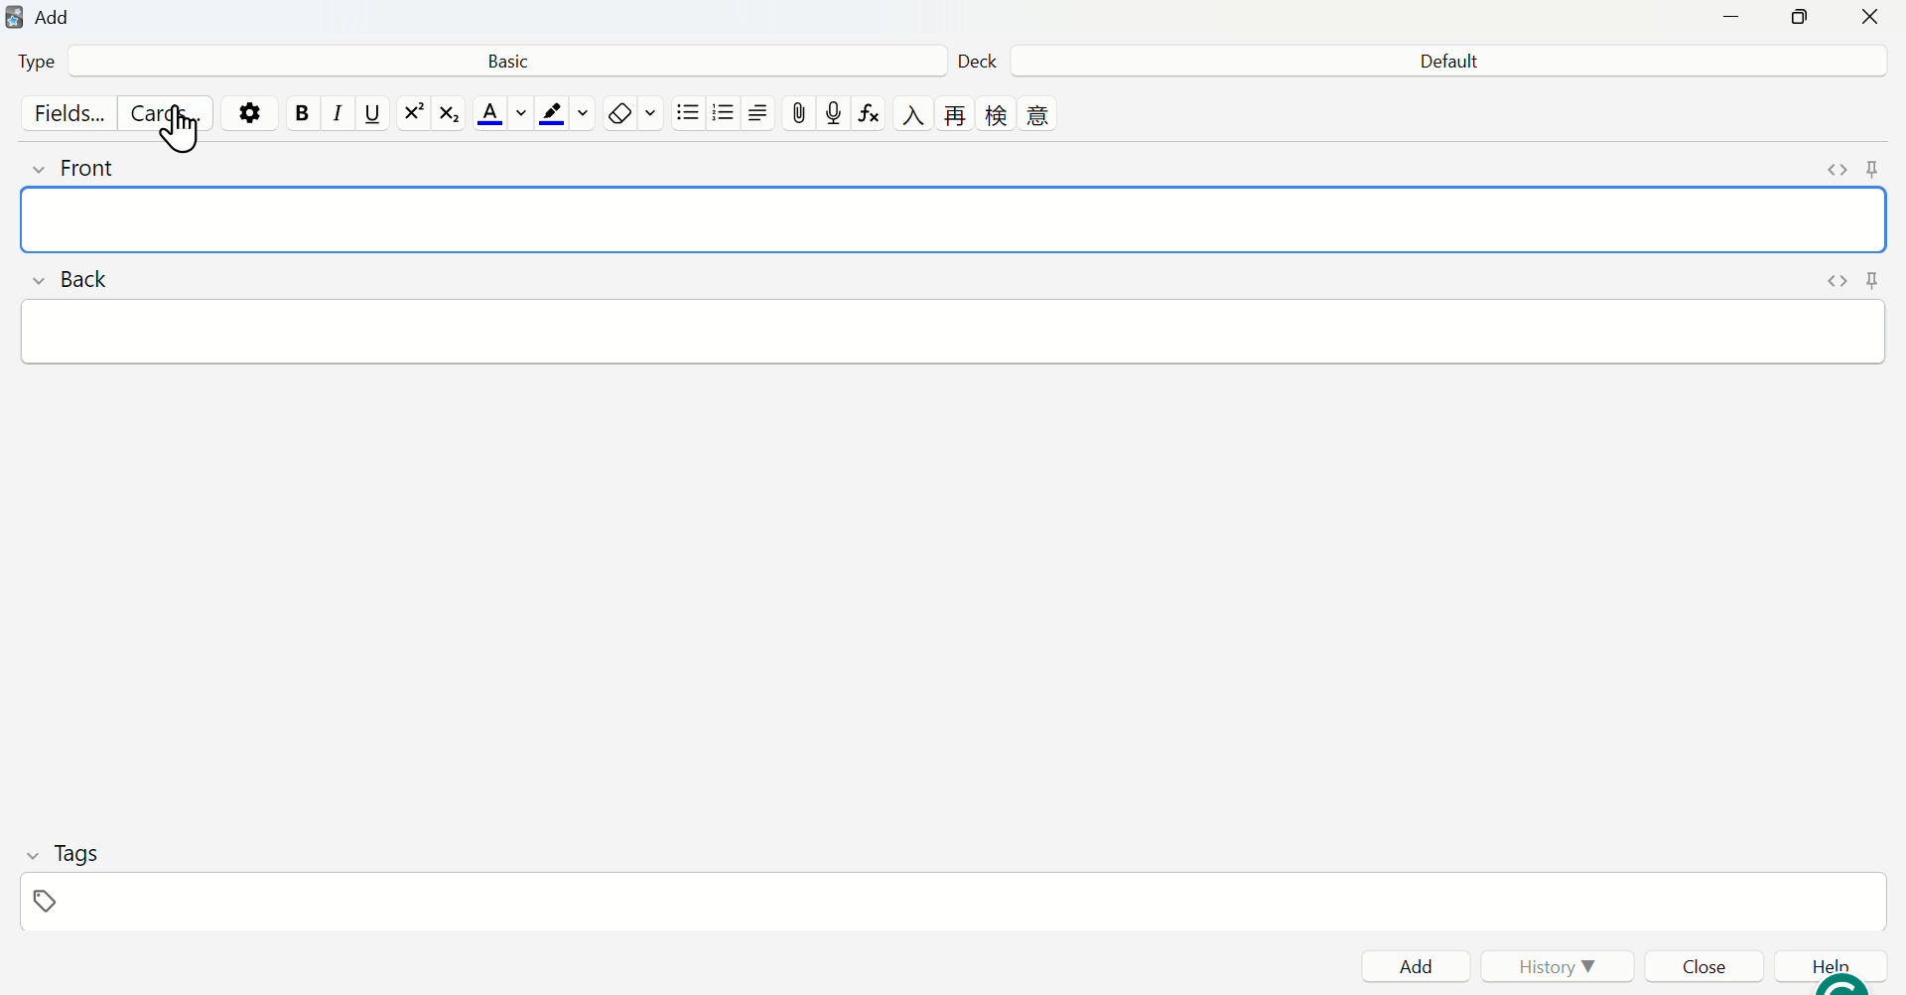  Describe the element at coordinates (1872, 278) in the screenshot. I see `Toggle sticky` at that location.